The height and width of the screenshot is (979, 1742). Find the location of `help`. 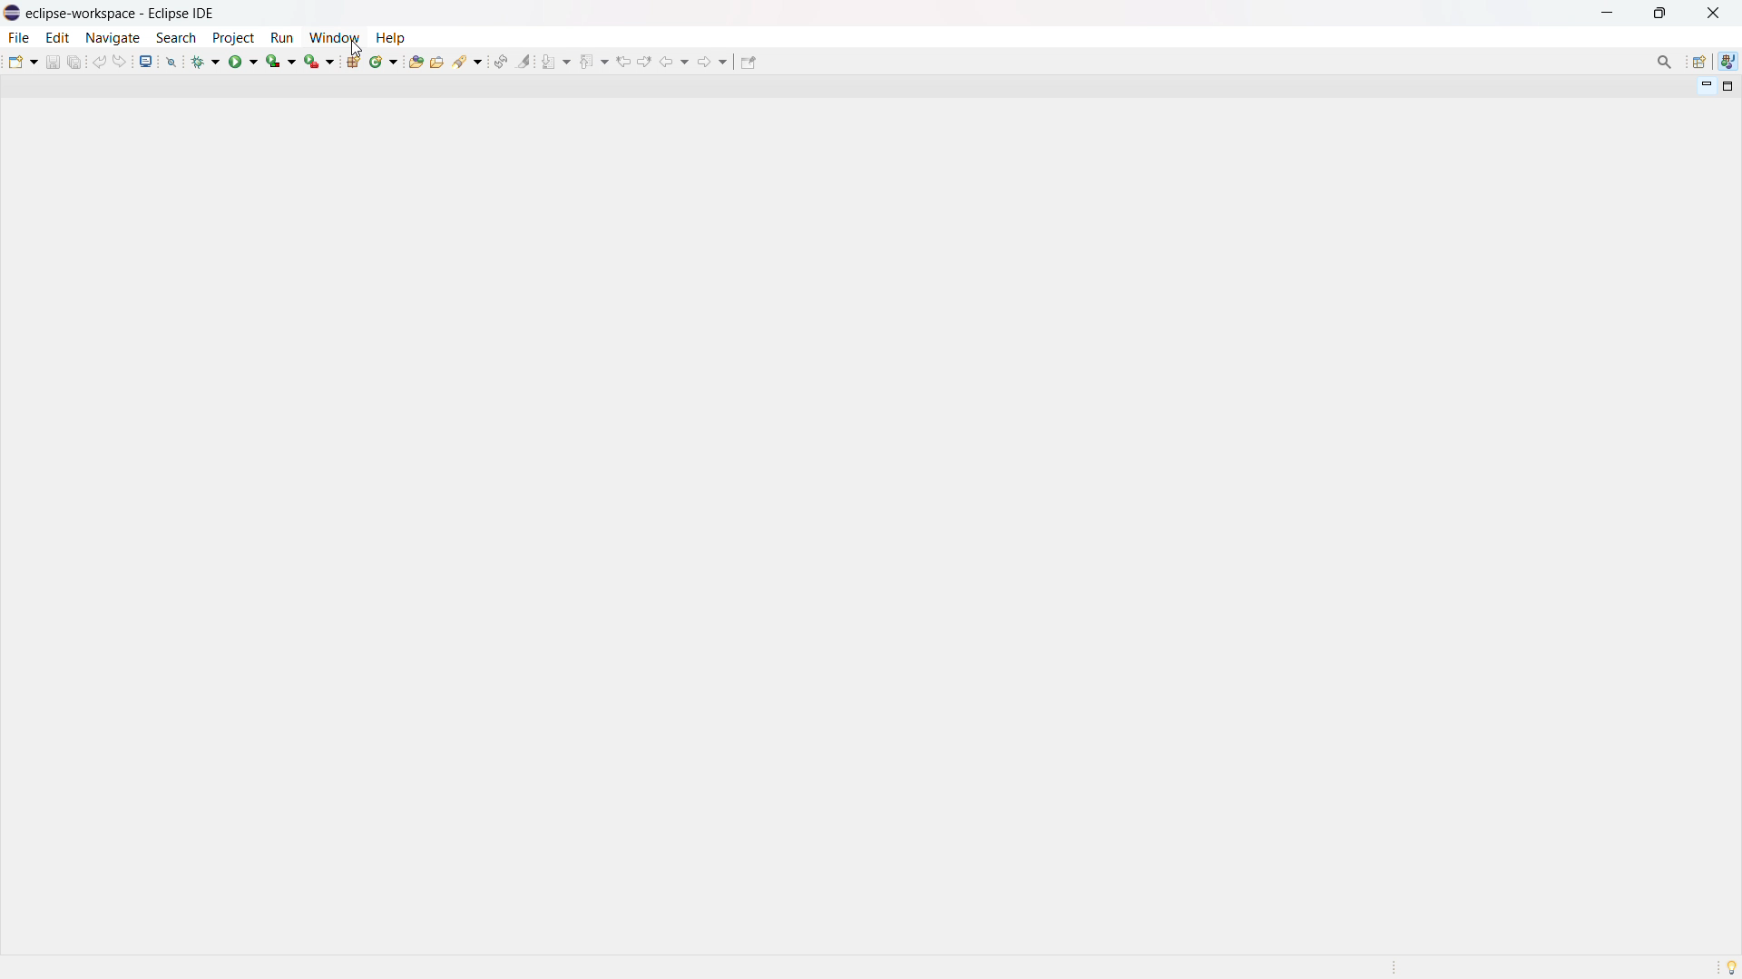

help is located at coordinates (390, 36).